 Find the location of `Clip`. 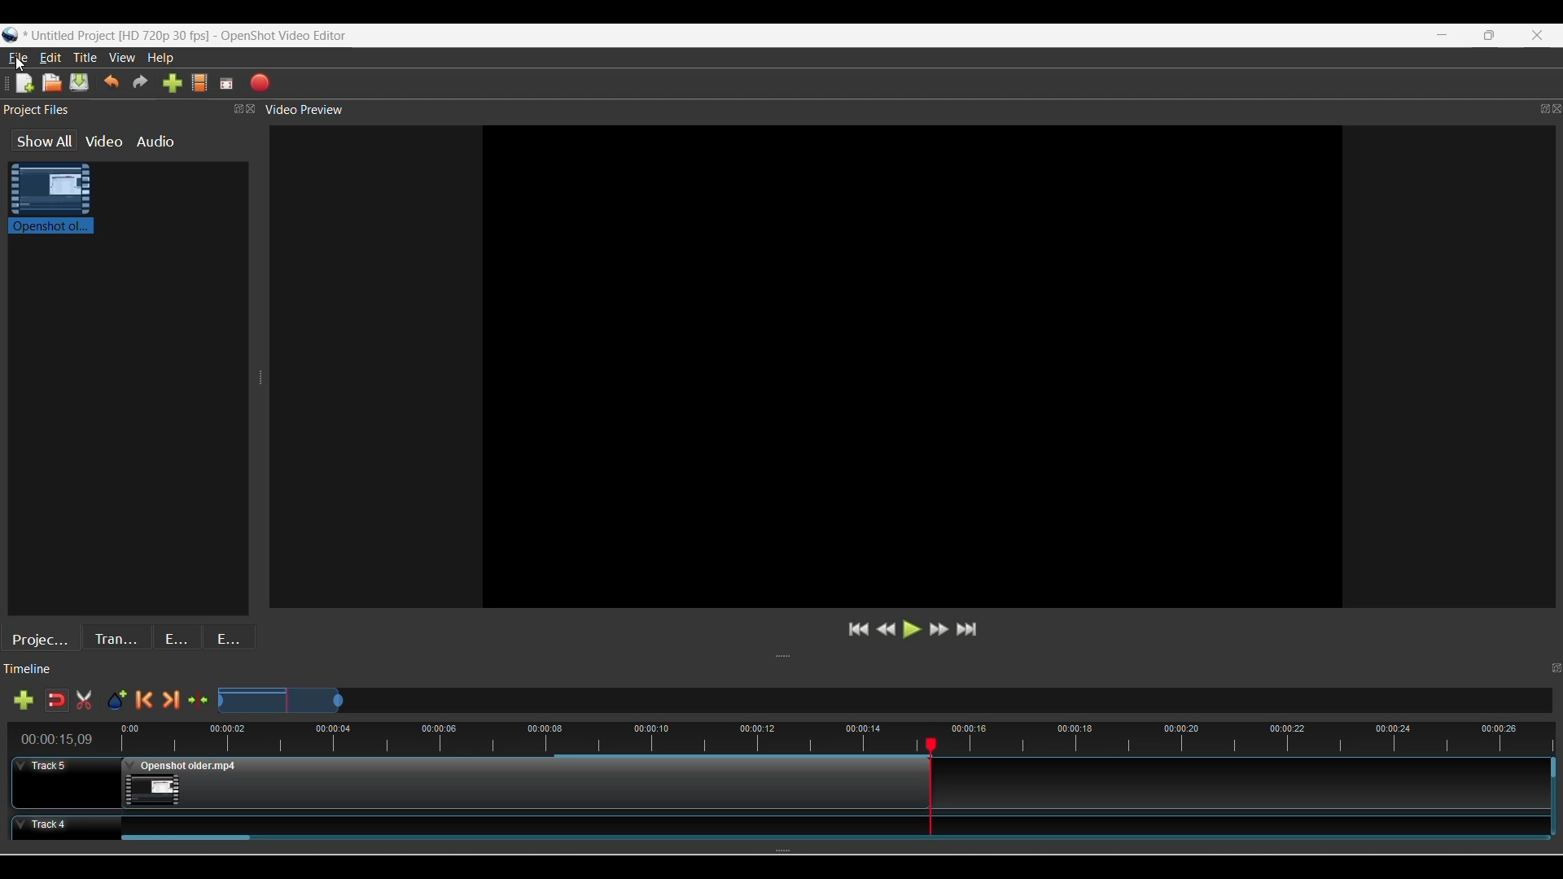

Clip is located at coordinates (51, 199).